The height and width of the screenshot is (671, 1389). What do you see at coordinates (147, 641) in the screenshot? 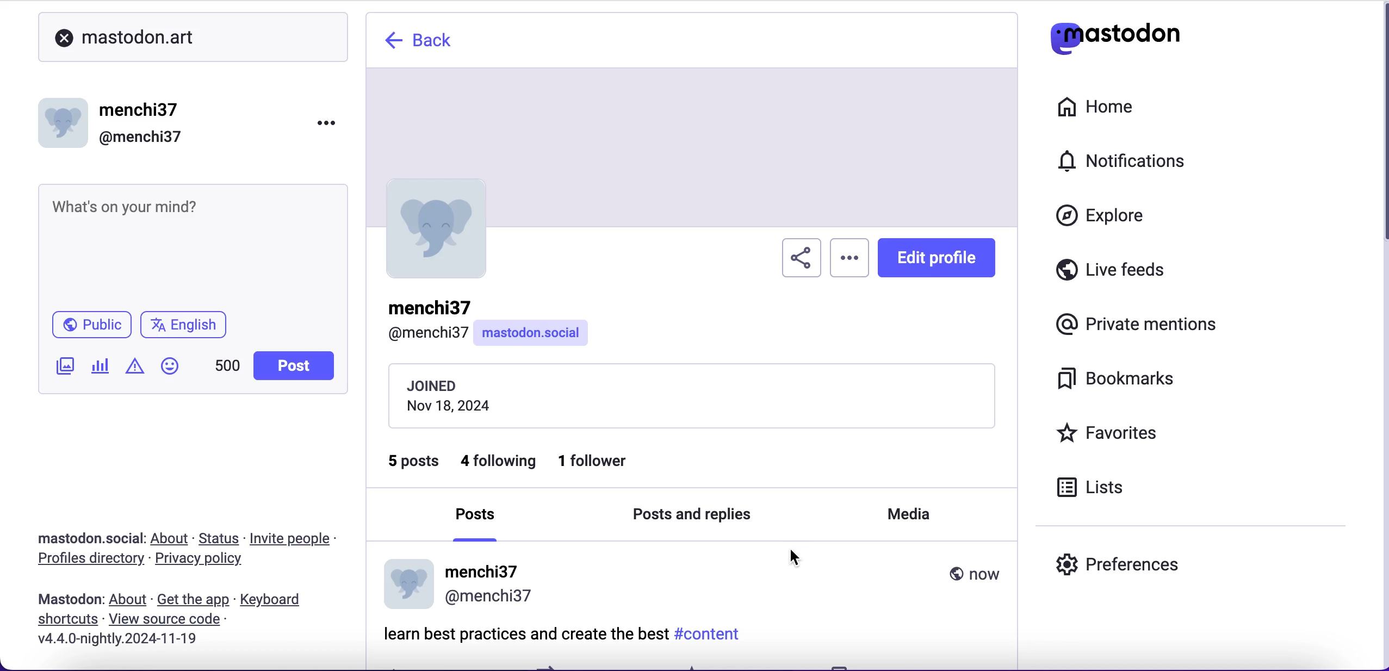
I see `2024-11-19` at bounding box center [147, 641].